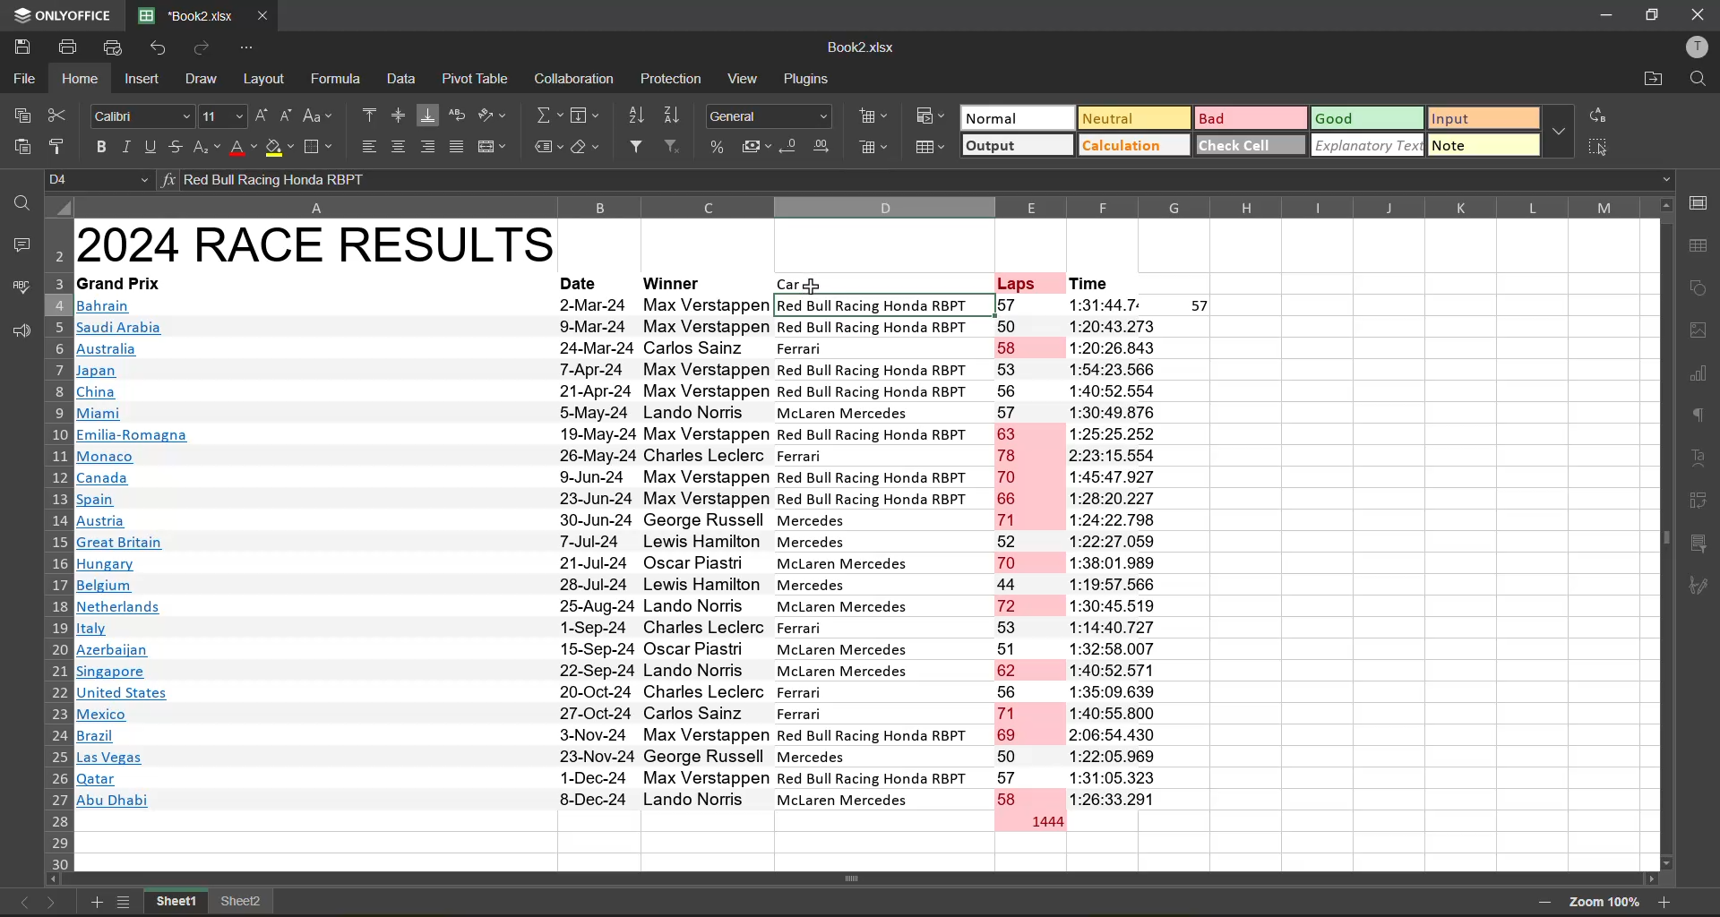 The height and width of the screenshot is (917, 1720). What do you see at coordinates (93, 902) in the screenshot?
I see `add new sheet` at bounding box center [93, 902].